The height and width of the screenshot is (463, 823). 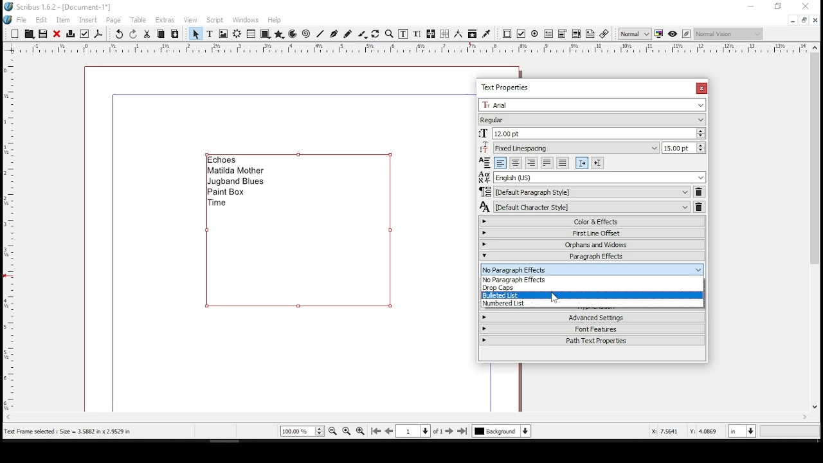 What do you see at coordinates (592, 221) in the screenshot?
I see `color and effects` at bounding box center [592, 221].